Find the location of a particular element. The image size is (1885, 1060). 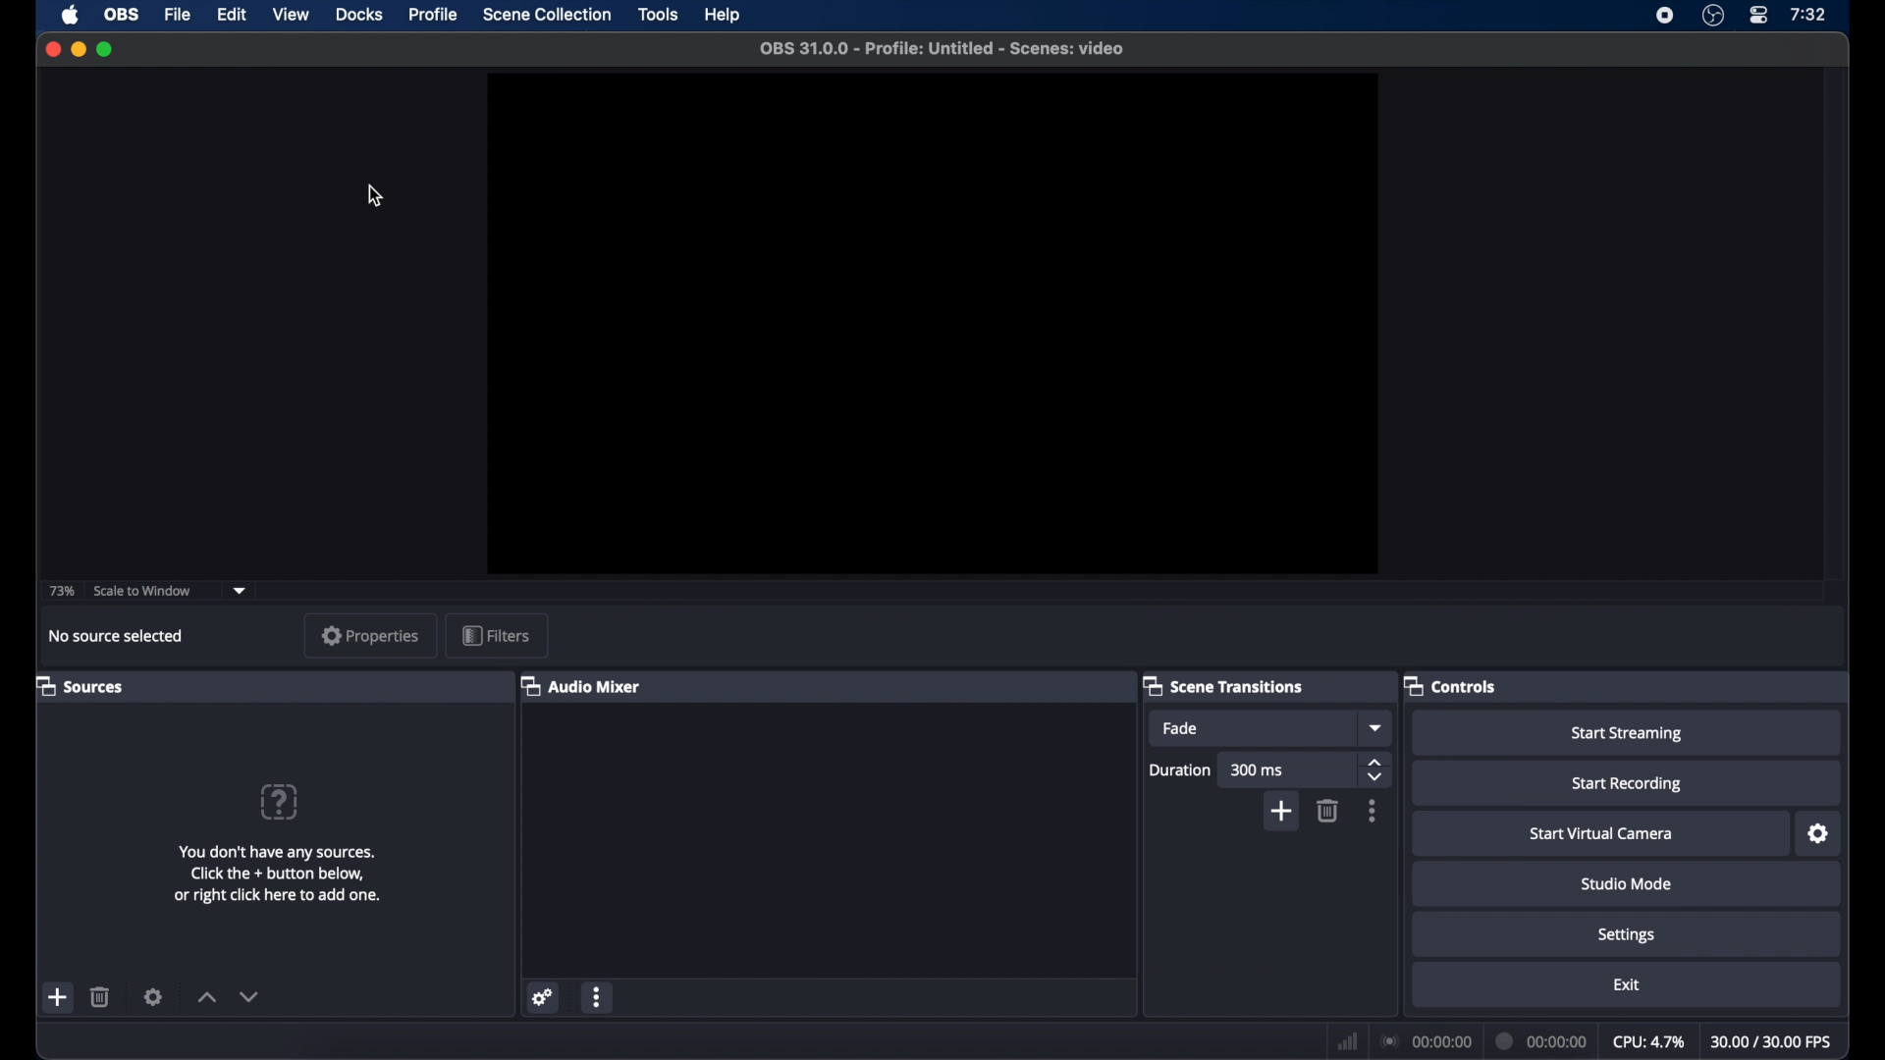

filters is located at coordinates (496, 635).